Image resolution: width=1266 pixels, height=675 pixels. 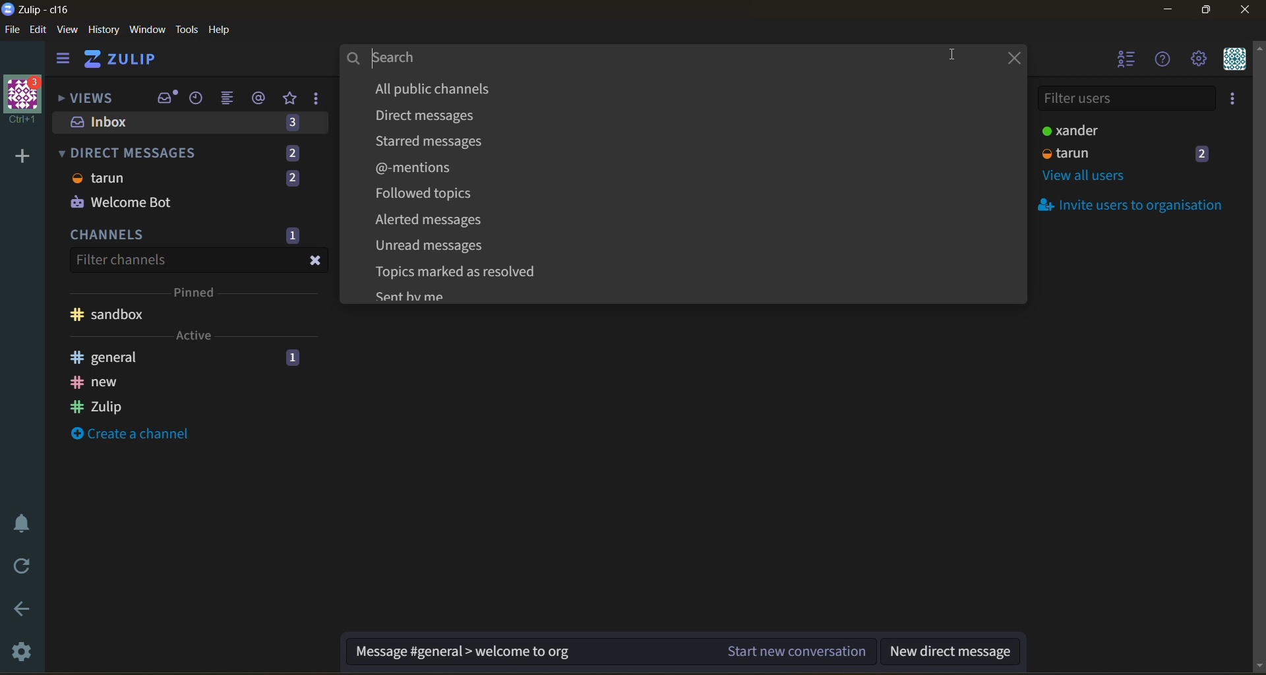 What do you see at coordinates (39, 9) in the screenshot?
I see `Zulip-cl16` at bounding box center [39, 9].